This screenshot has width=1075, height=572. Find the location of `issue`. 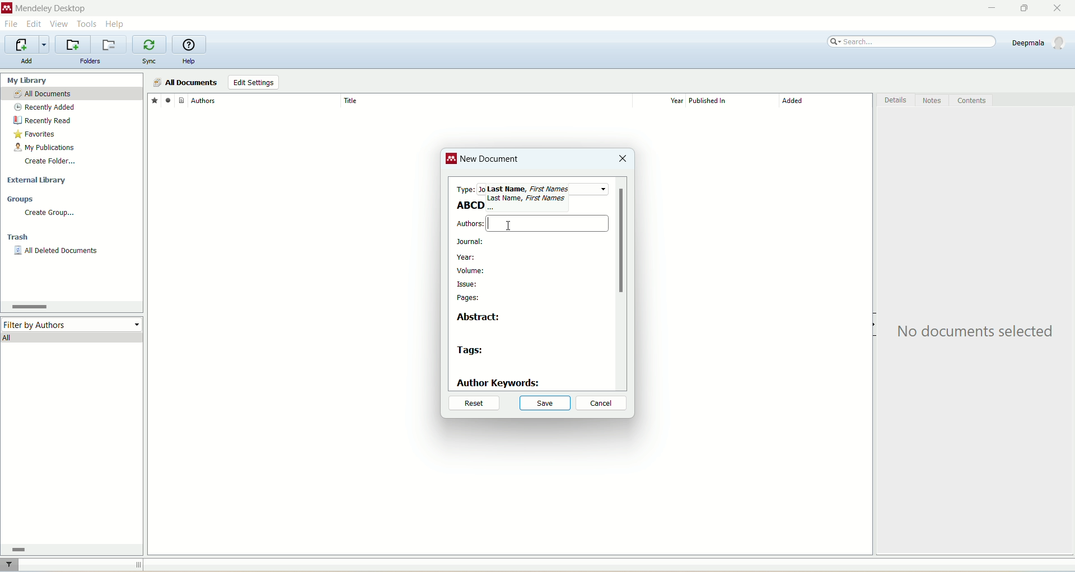

issue is located at coordinates (468, 285).